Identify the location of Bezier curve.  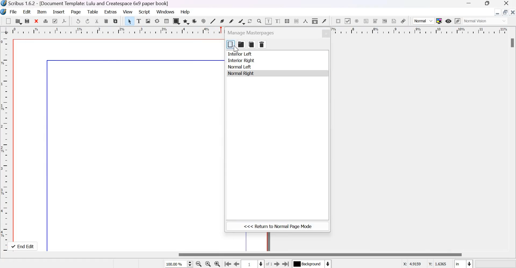
(222, 21).